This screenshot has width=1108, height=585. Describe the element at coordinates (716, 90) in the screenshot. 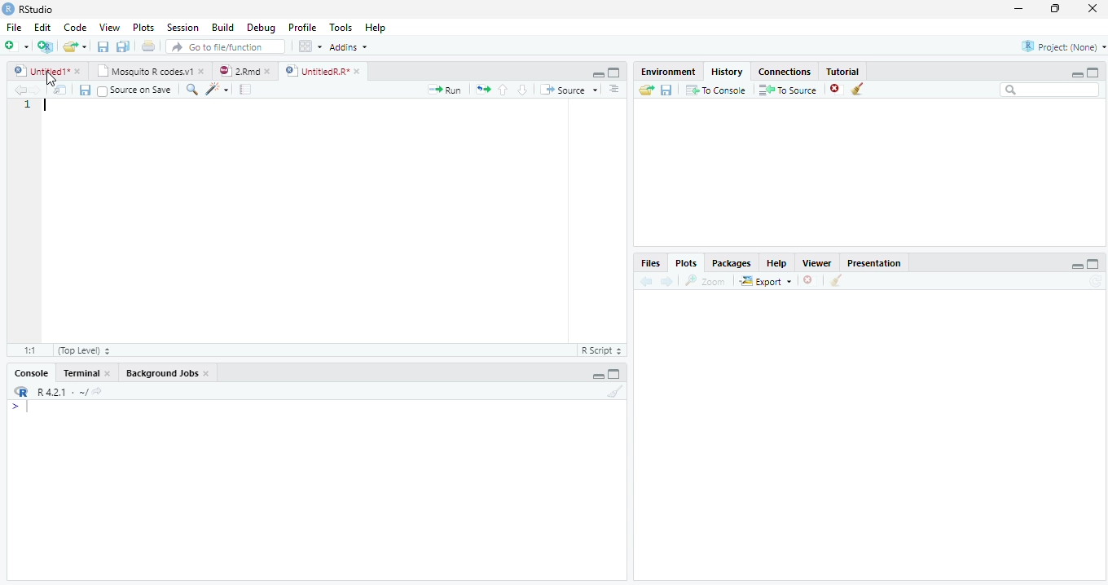

I see `To console` at that location.